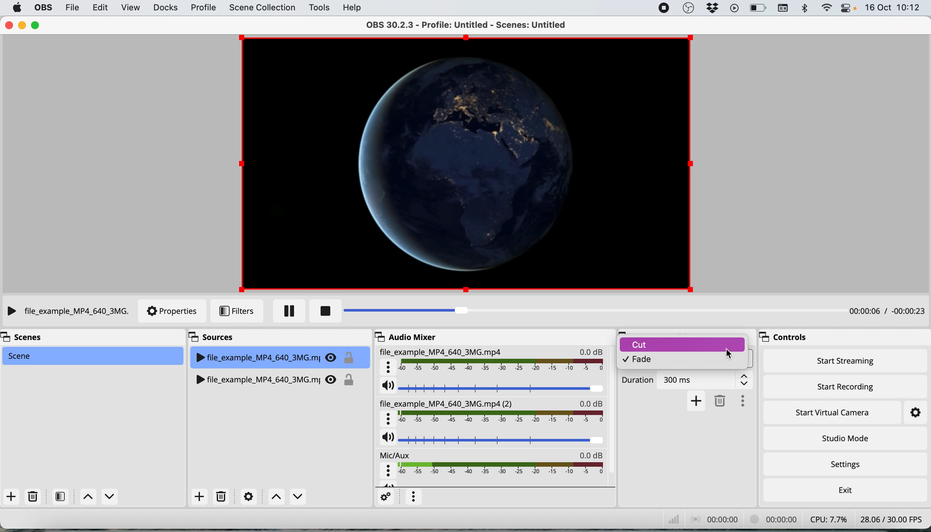 The height and width of the screenshot is (532, 931). Describe the element at coordinates (736, 9) in the screenshot. I see `playback` at that location.